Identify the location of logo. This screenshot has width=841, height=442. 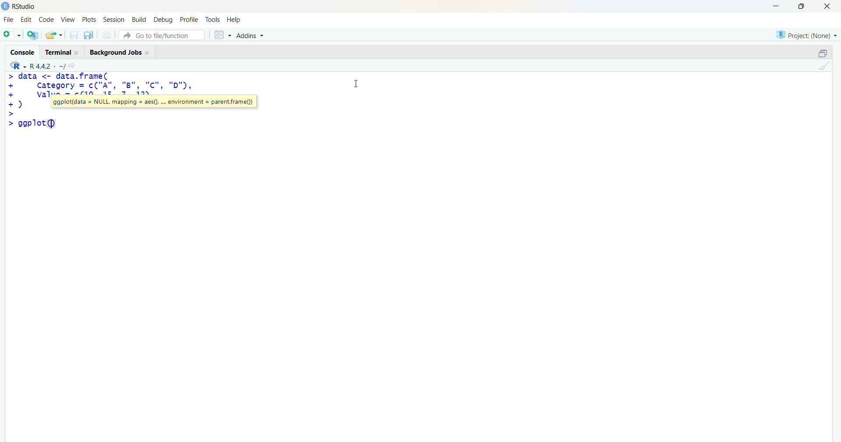
(6, 6).